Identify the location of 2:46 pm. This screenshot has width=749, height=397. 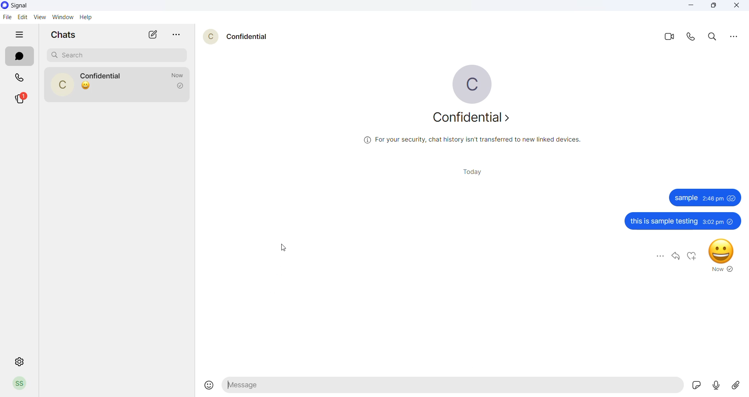
(713, 198).